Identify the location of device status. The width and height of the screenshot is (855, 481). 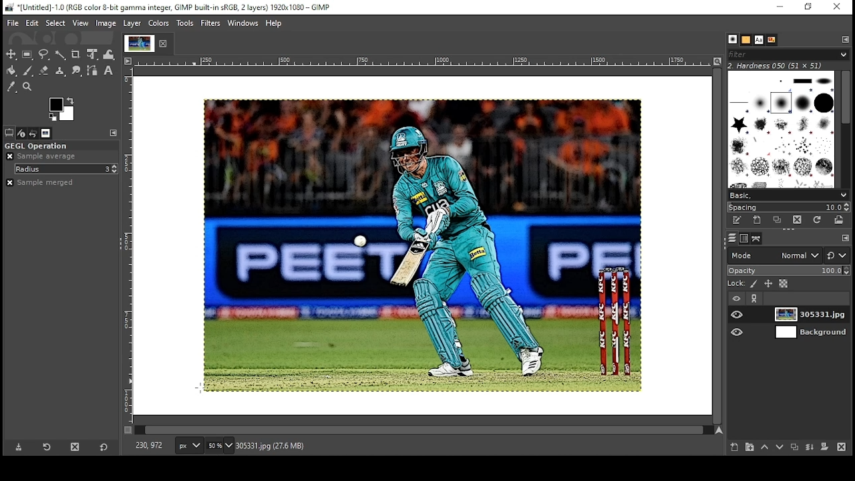
(21, 133).